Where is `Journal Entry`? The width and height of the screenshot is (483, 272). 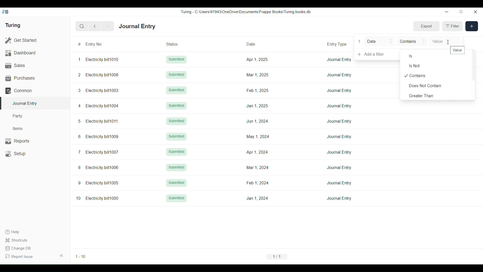 Journal Entry is located at coordinates (339, 75).